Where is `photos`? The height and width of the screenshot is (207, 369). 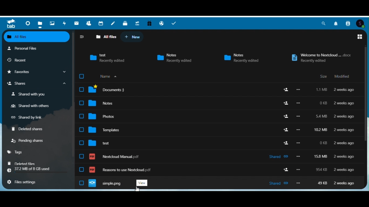 photos is located at coordinates (102, 116).